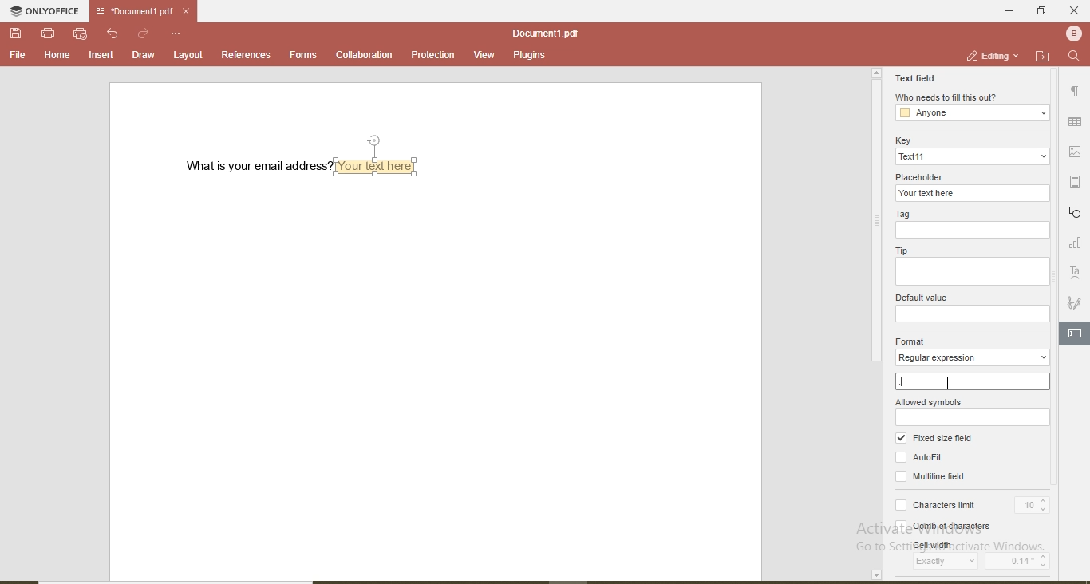  Describe the element at coordinates (188, 579) in the screenshot. I see `horizontal scroll bar` at that location.